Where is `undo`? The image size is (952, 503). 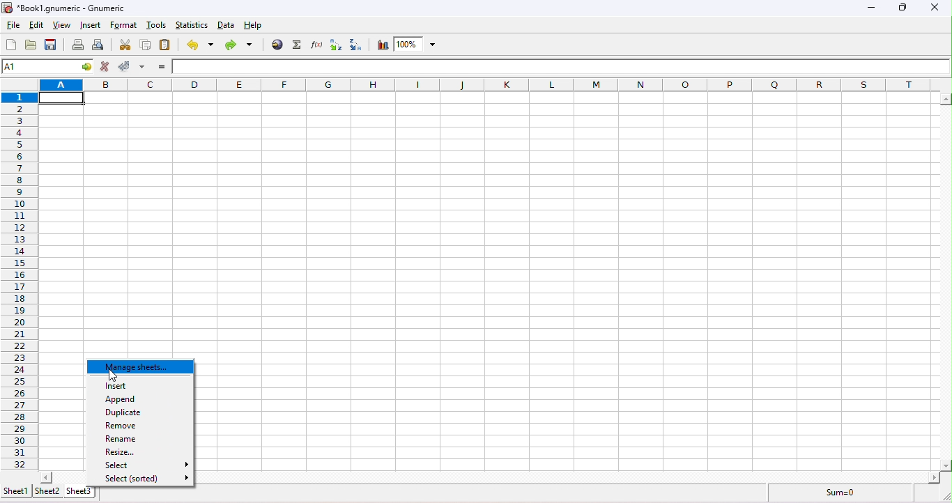
undo is located at coordinates (199, 45).